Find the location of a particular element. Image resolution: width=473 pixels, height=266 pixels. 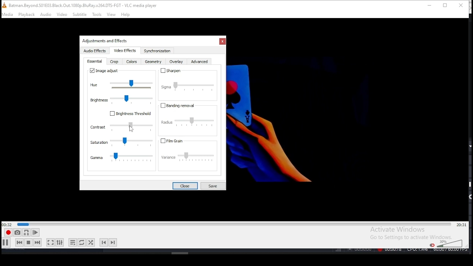

toggle fullscreen is located at coordinates (51, 243).